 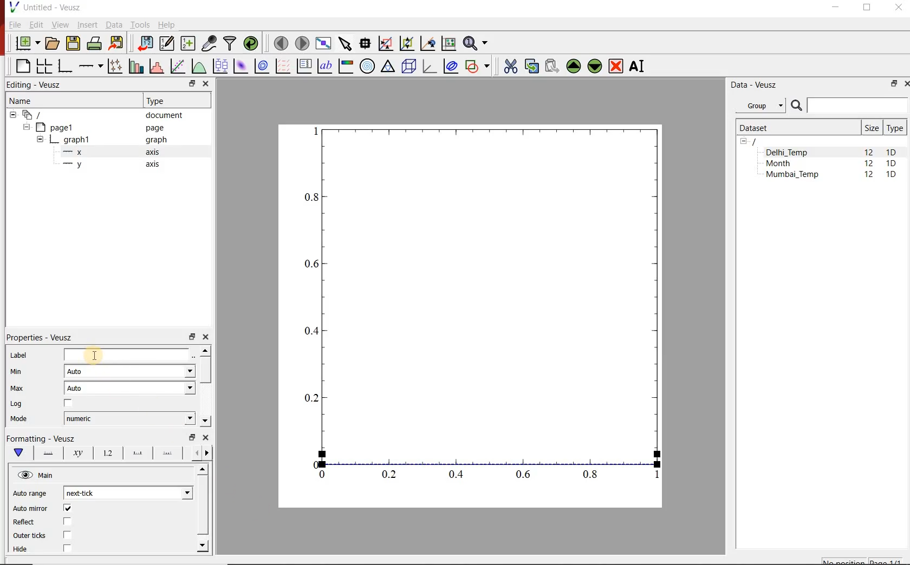 What do you see at coordinates (365, 43) in the screenshot?
I see `read data points on the graph` at bounding box center [365, 43].